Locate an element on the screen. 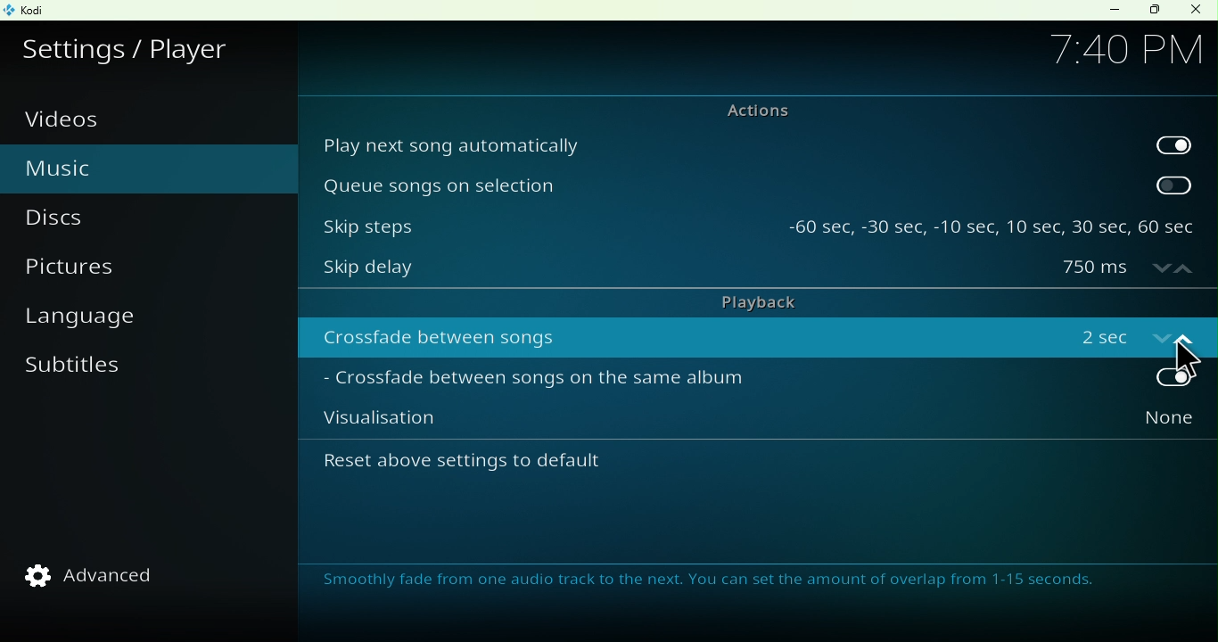 This screenshot has width=1218, height=642. Maximize is located at coordinates (1154, 11).